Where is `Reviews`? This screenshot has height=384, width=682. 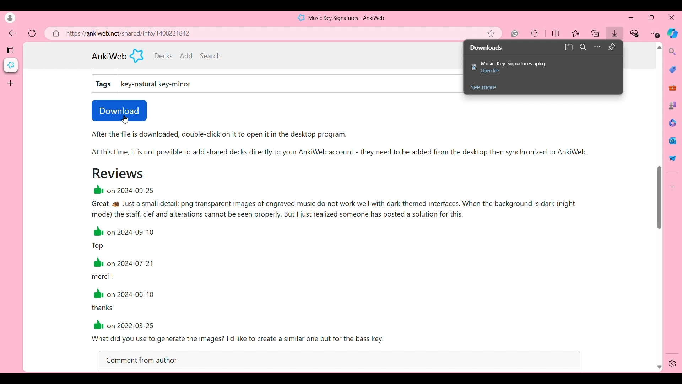 Reviews is located at coordinates (118, 173).